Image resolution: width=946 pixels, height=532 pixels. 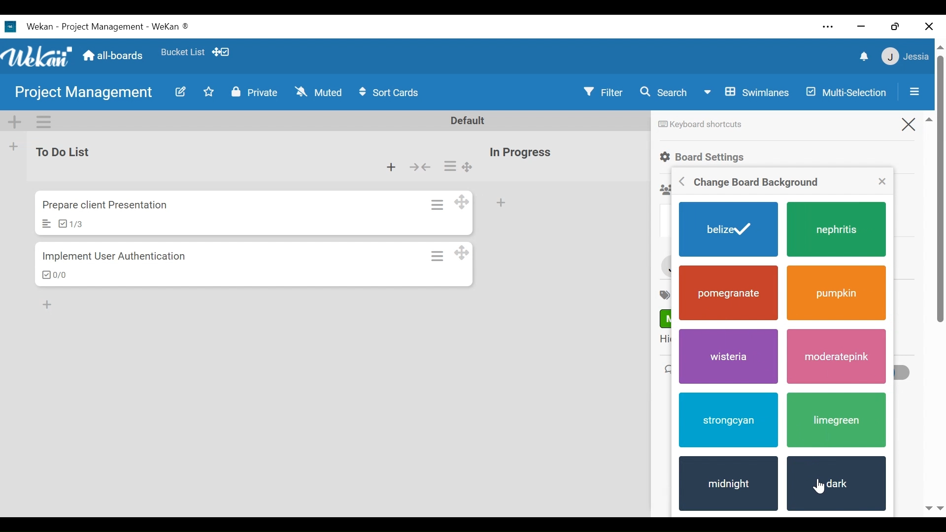 What do you see at coordinates (724, 355) in the screenshot?
I see `wisteria` at bounding box center [724, 355].